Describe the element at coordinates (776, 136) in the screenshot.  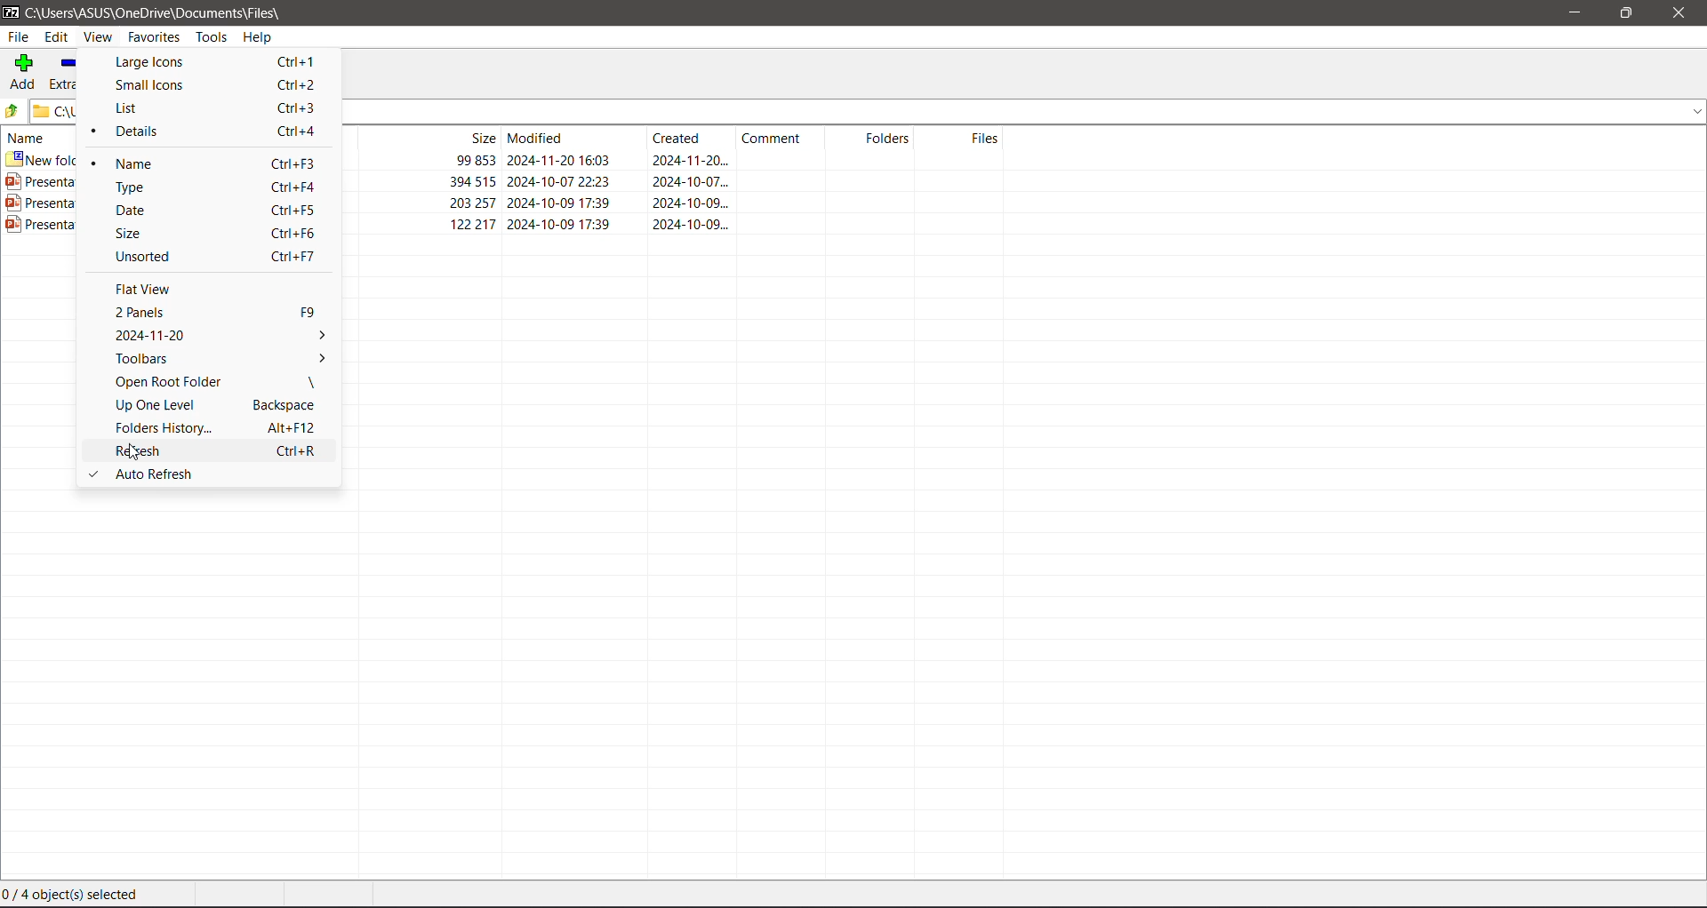
I see `comment` at that location.